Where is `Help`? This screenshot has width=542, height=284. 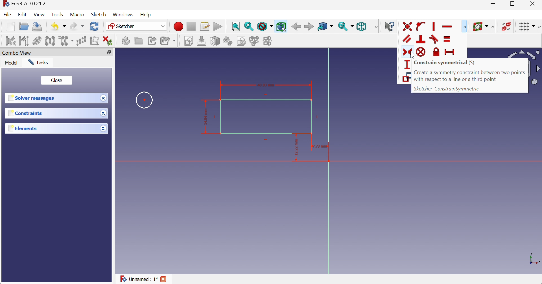 Help is located at coordinates (146, 15).